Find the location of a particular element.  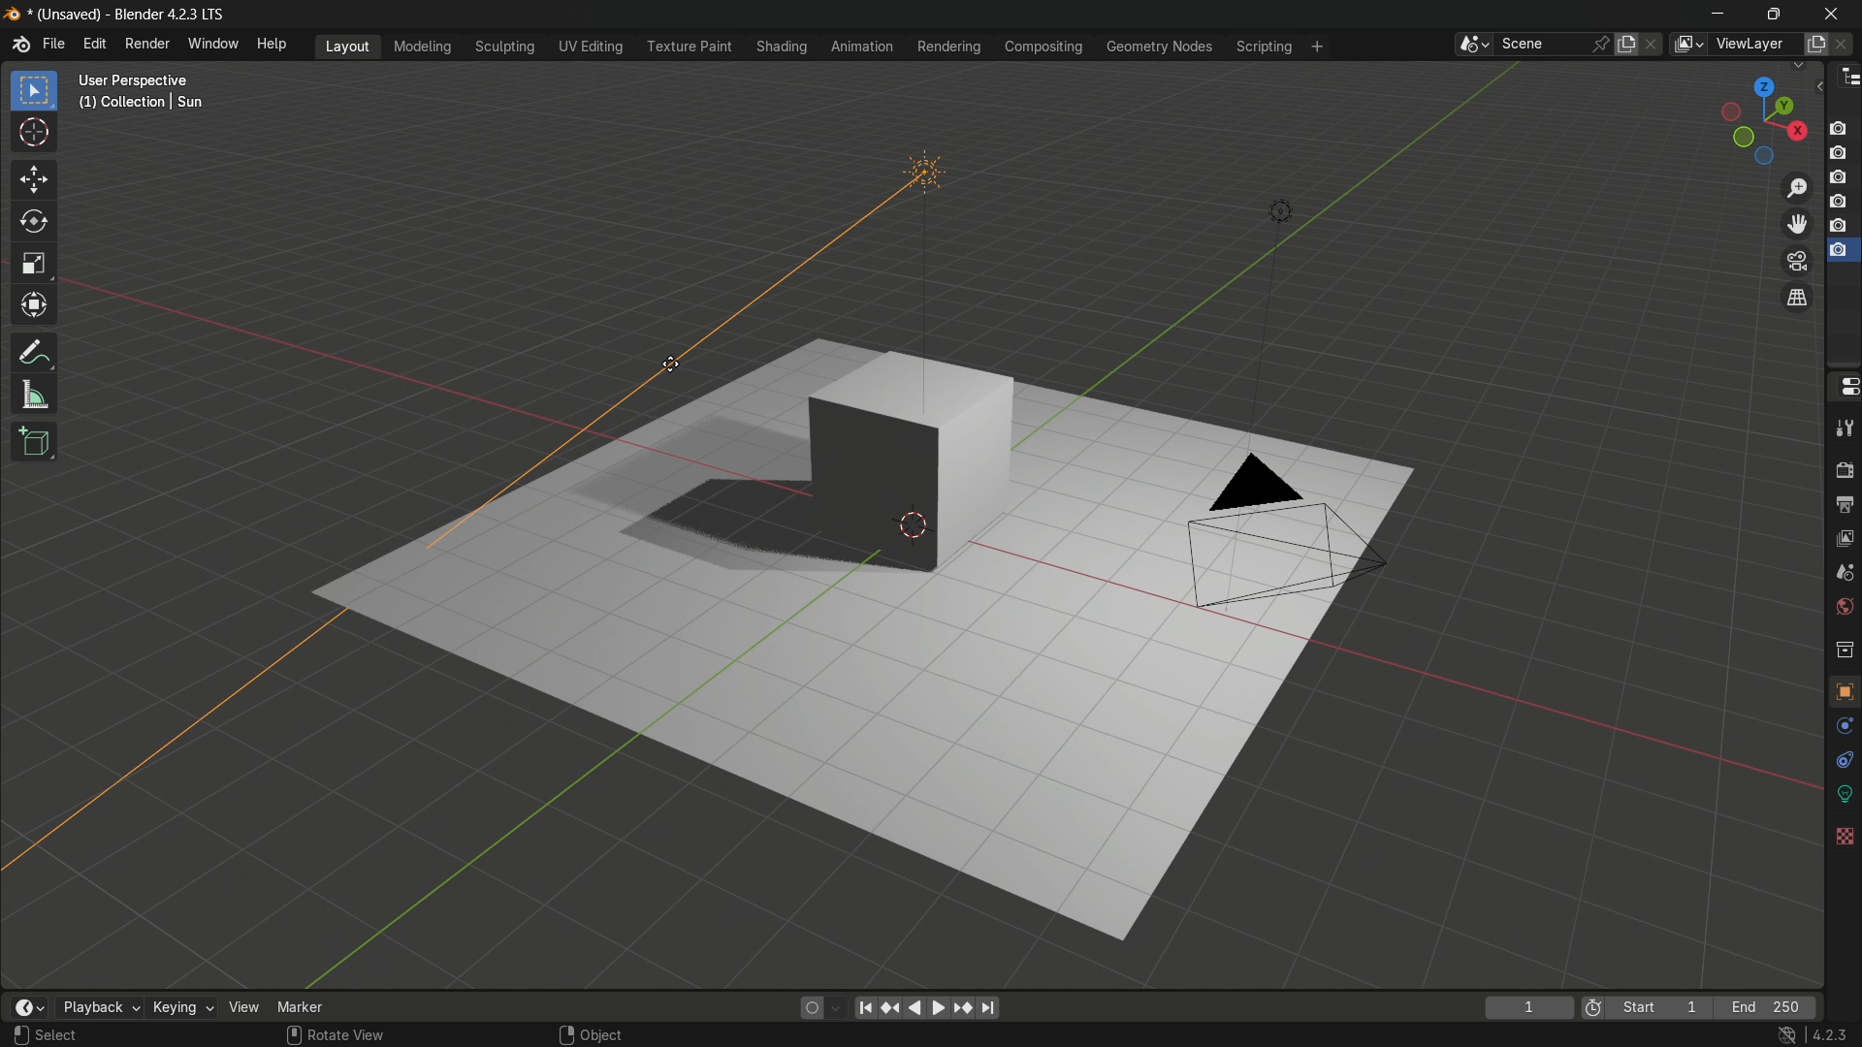

textures is located at coordinates (1843, 835).